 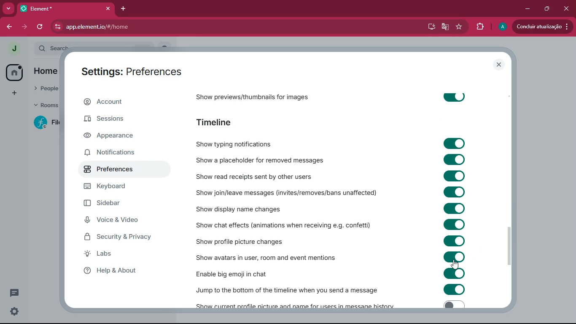 What do you see at coordinates (106, 8) in the screenshot?
I see `close` at bounding box center [106, 8].